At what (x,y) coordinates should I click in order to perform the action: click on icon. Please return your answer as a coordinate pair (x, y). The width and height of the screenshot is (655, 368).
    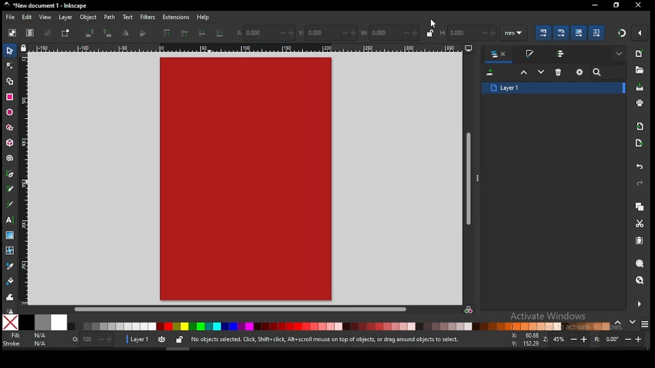
    Looking at the image, I should click on (10, 310).